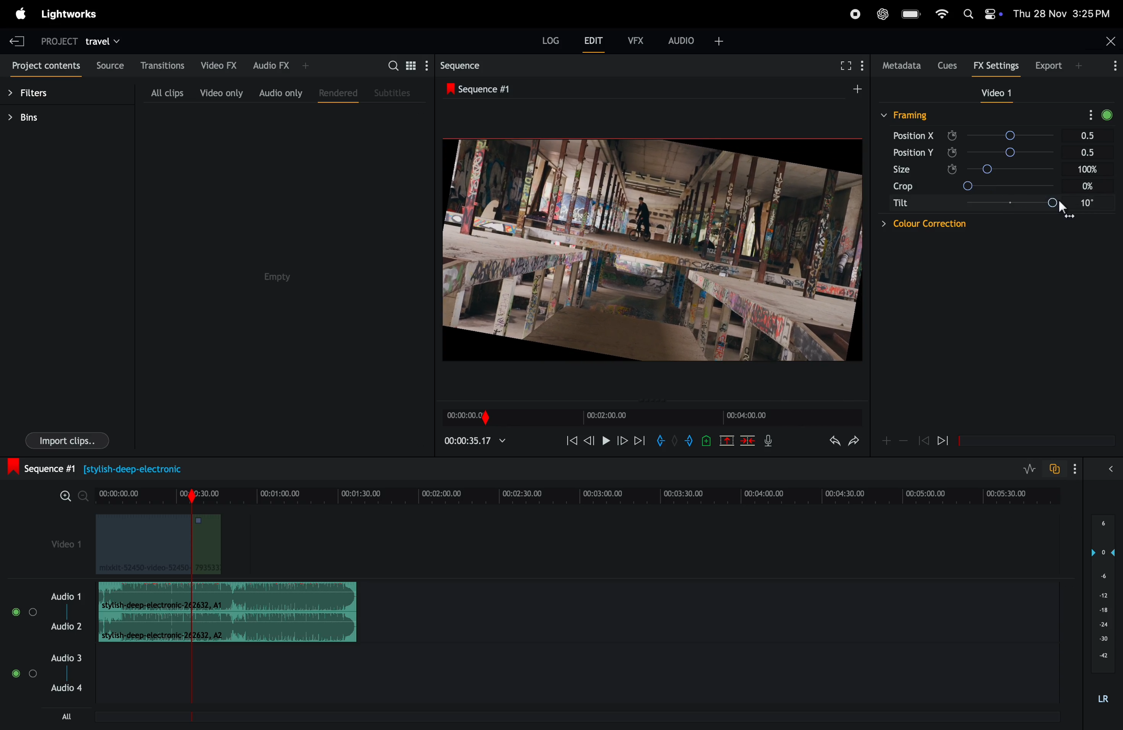 This screenshot has height=730, width=1123. I want to click on Jump to previous keyframe, so click(924, 440).